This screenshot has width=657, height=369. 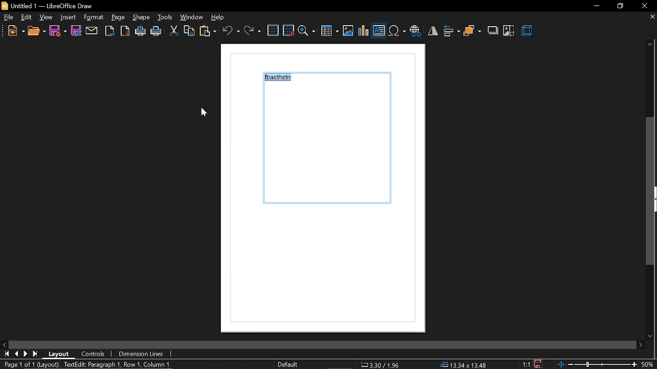 What do you see at coordinates (35, 354) in the screenshot?
I see `go to last page` at bounding box center [35, 354].